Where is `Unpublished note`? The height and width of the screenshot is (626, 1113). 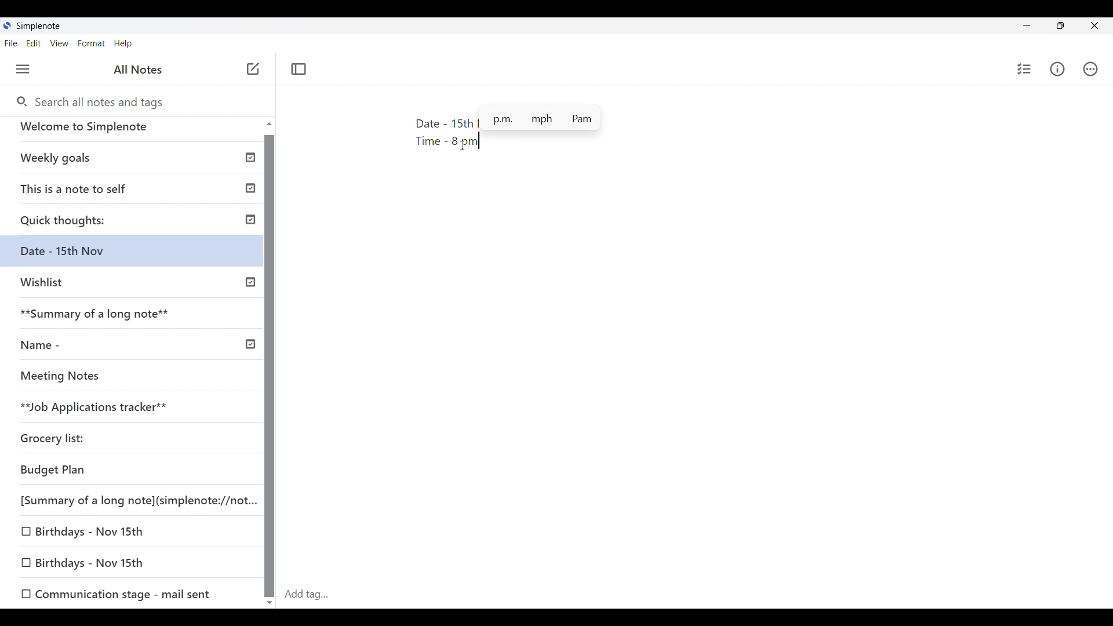
Unpublished note is located at coordinates (117, 592).